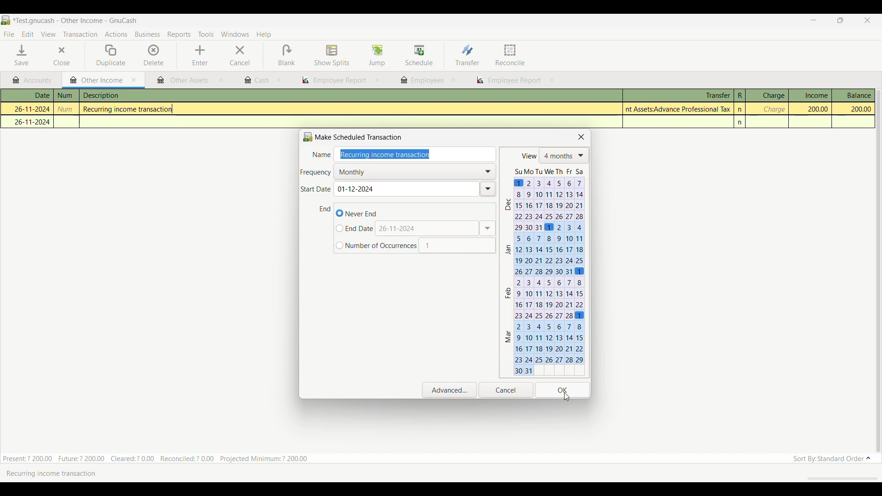 Image resolution: width=882 pixels, height=496 pixels. What do you see at coordinates (450, 390) in the screenshot?
I see `Open advanced settings` at bounding box center [450, 390].